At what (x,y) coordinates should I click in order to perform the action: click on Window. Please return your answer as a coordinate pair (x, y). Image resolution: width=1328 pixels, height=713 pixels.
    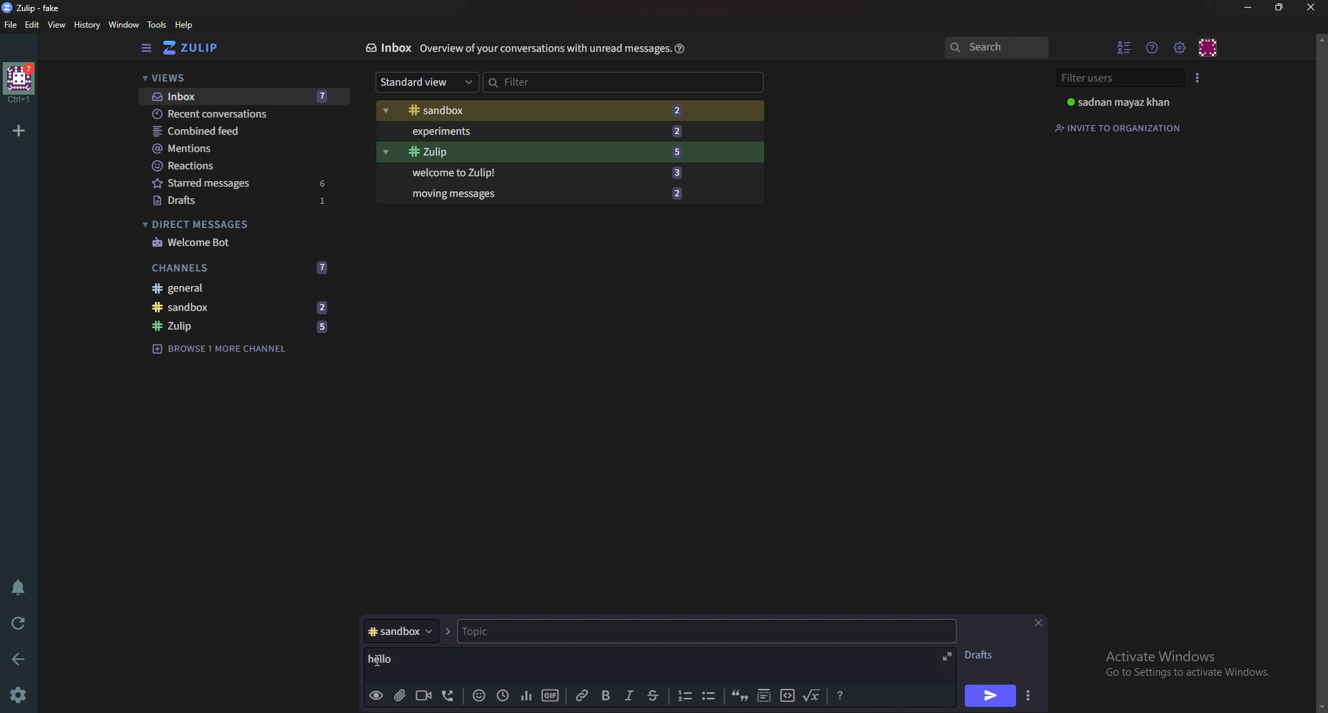
    Looking at the image, I should click on (124, 25).